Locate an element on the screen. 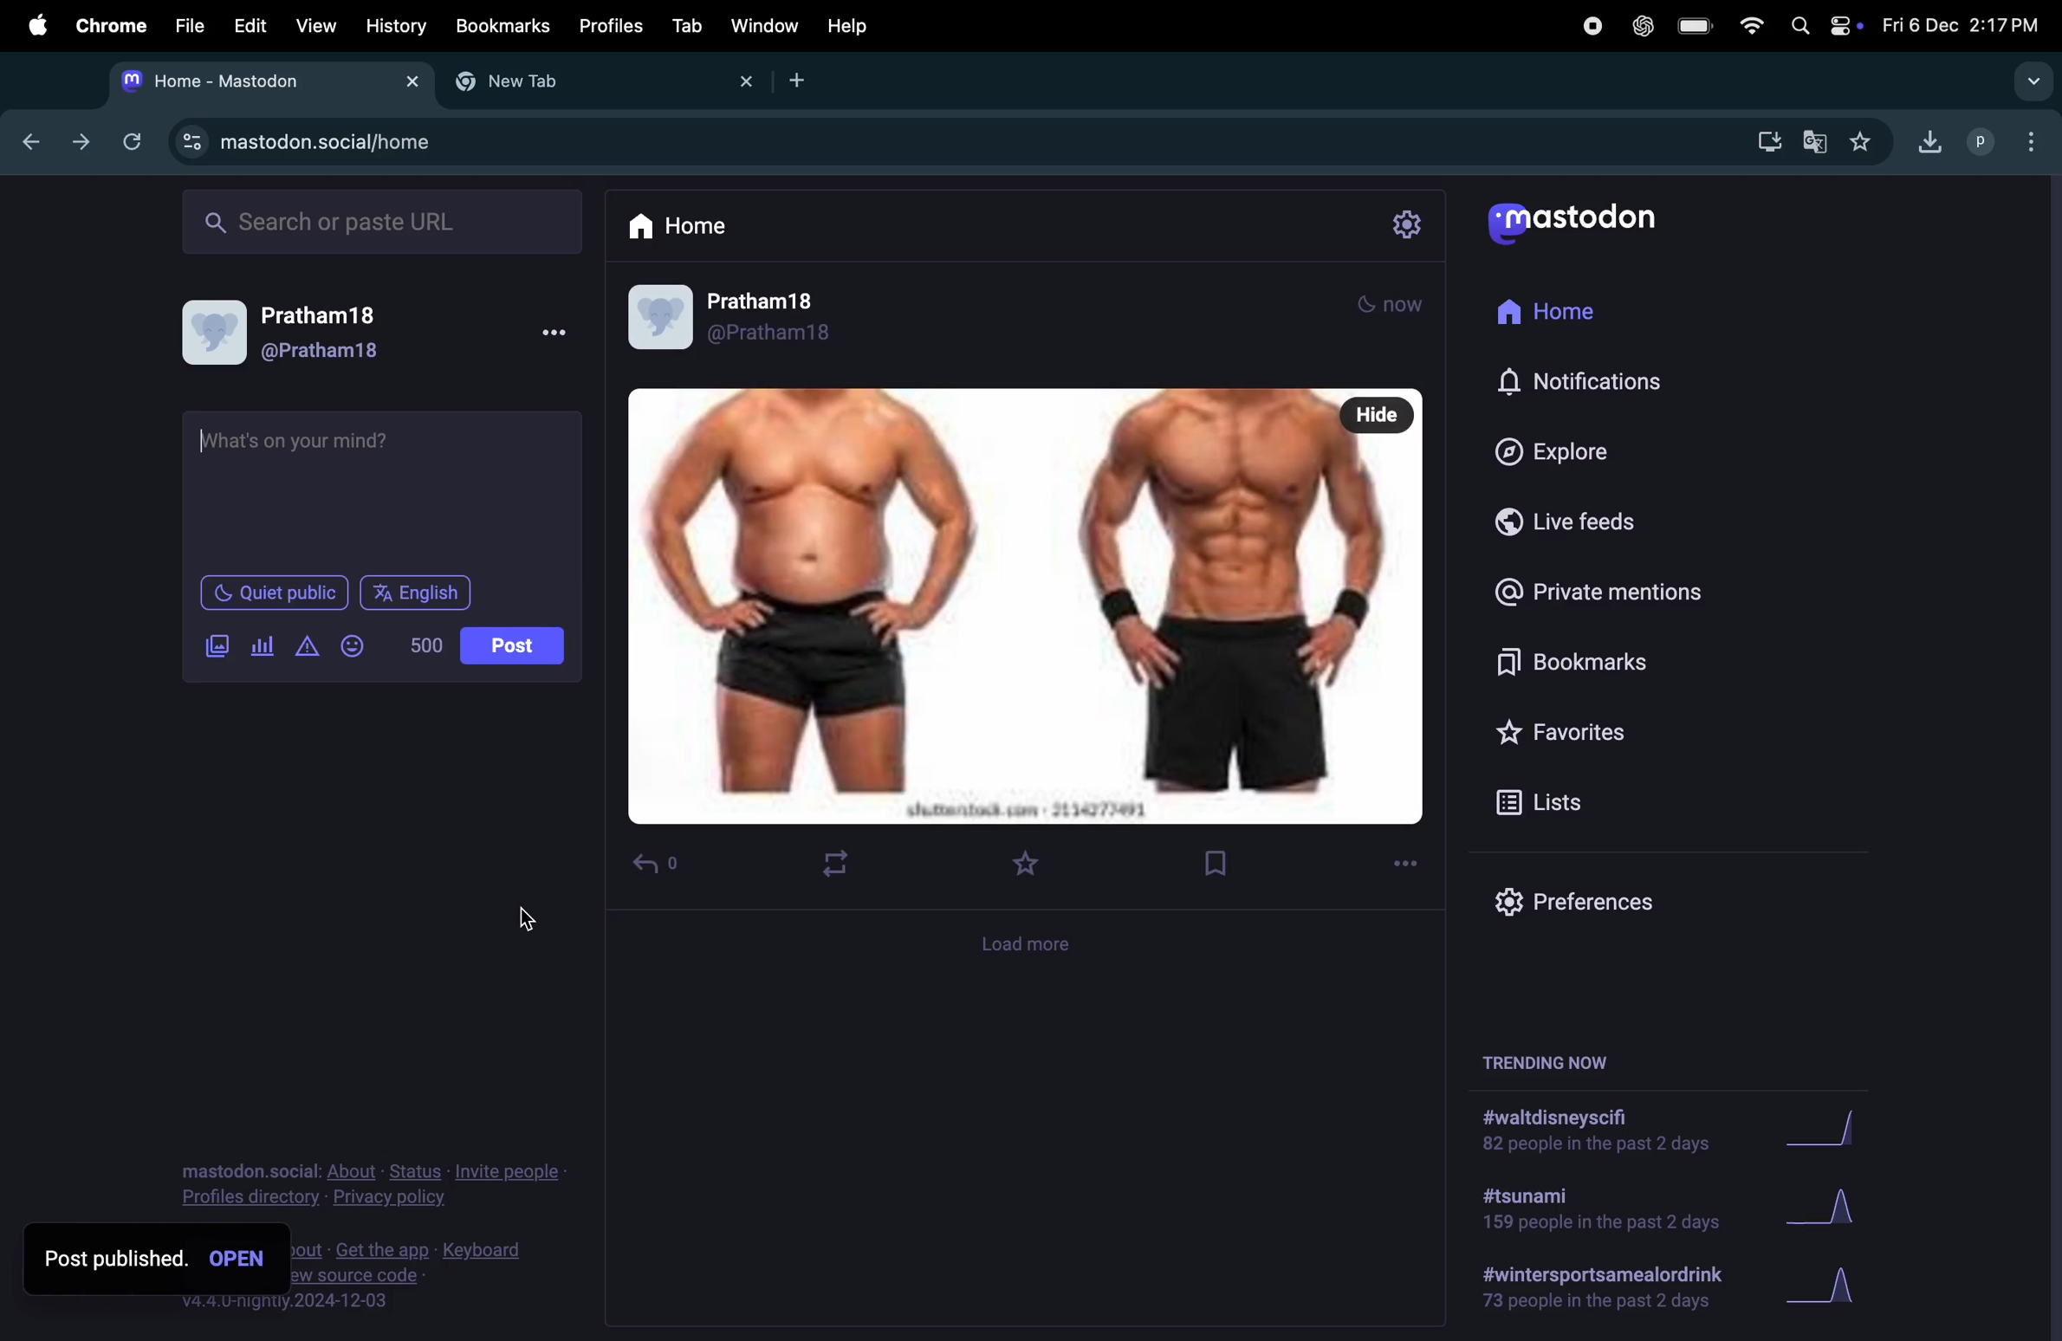 The image size is (2062, 1341). pole is located at coordinates (263, 645).